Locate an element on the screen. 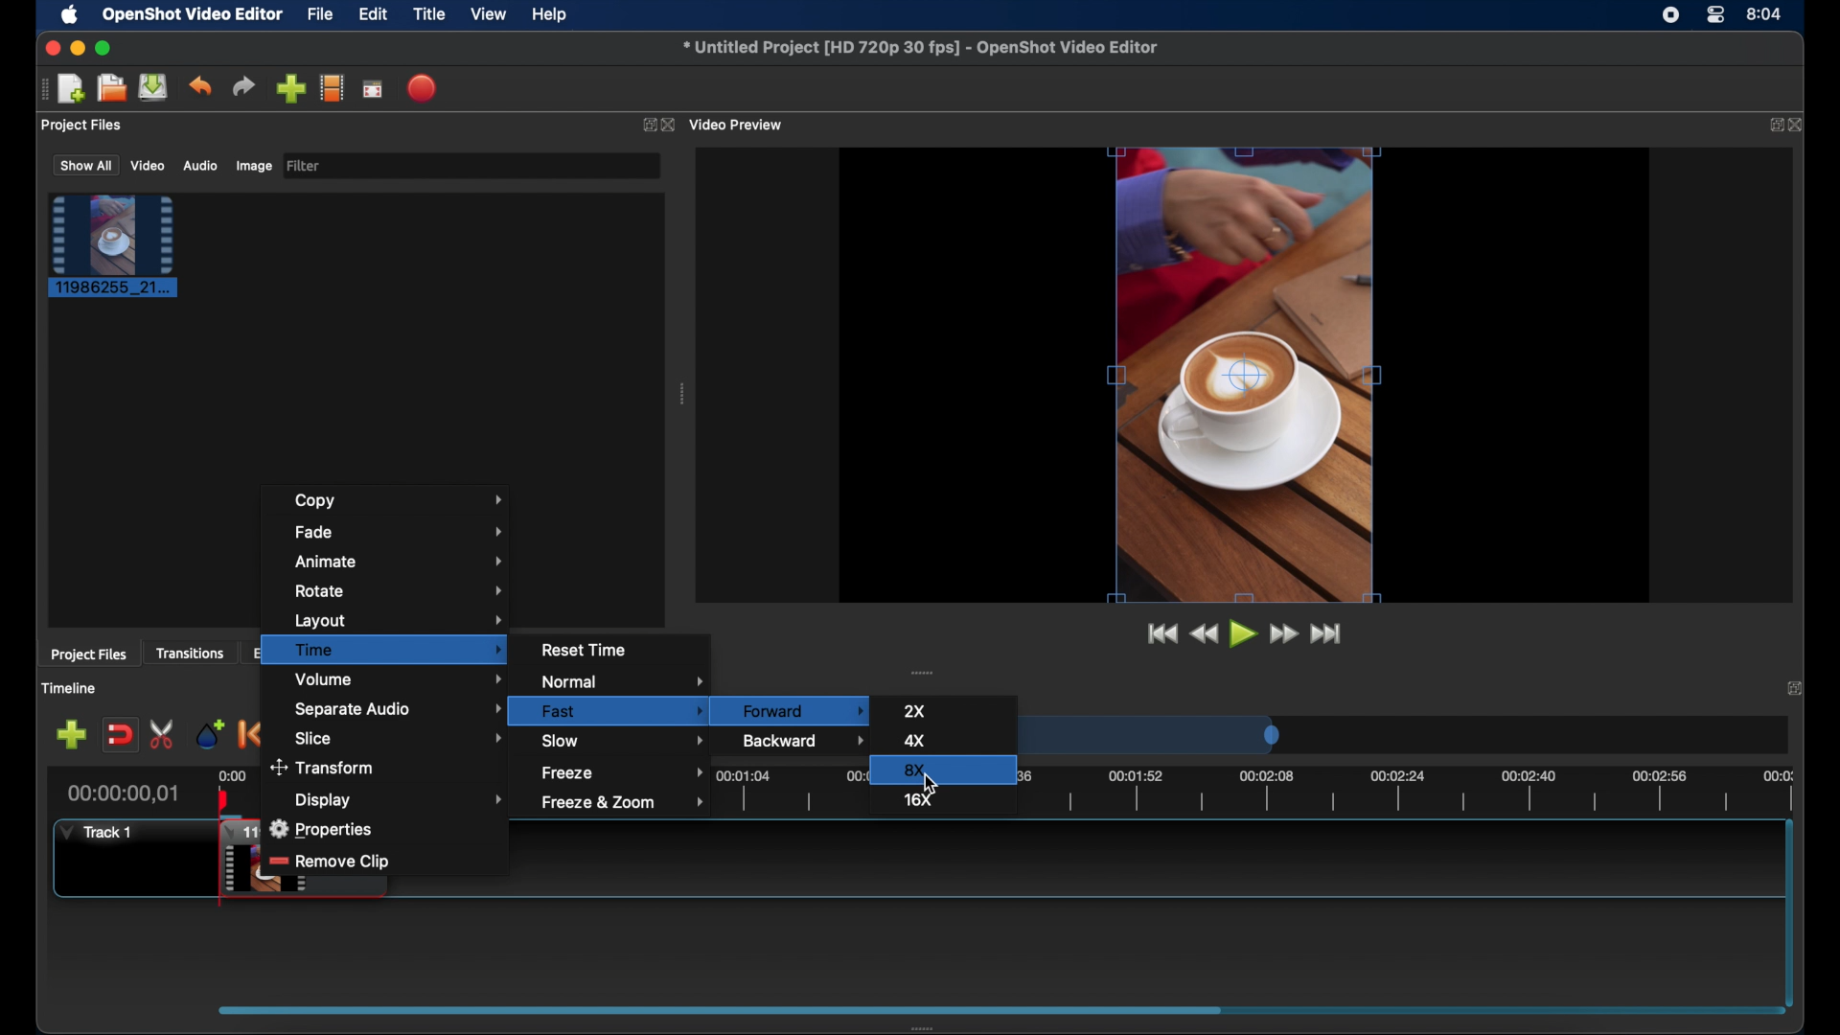  export video is located at coordinates (424, 88).